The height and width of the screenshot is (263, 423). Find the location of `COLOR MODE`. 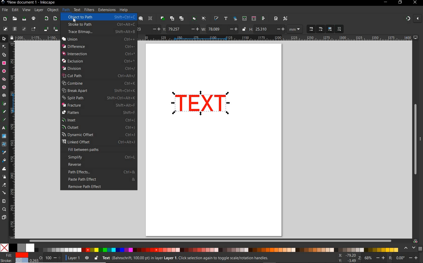

COLOR MODE is located at coordinates (199, 248).